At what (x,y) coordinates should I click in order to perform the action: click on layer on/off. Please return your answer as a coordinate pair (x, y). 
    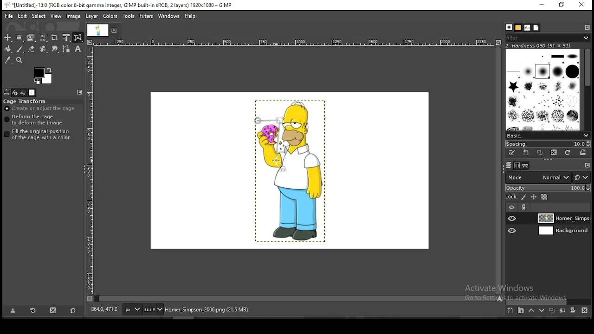
    Looking at the image, I should click on (511, 207).